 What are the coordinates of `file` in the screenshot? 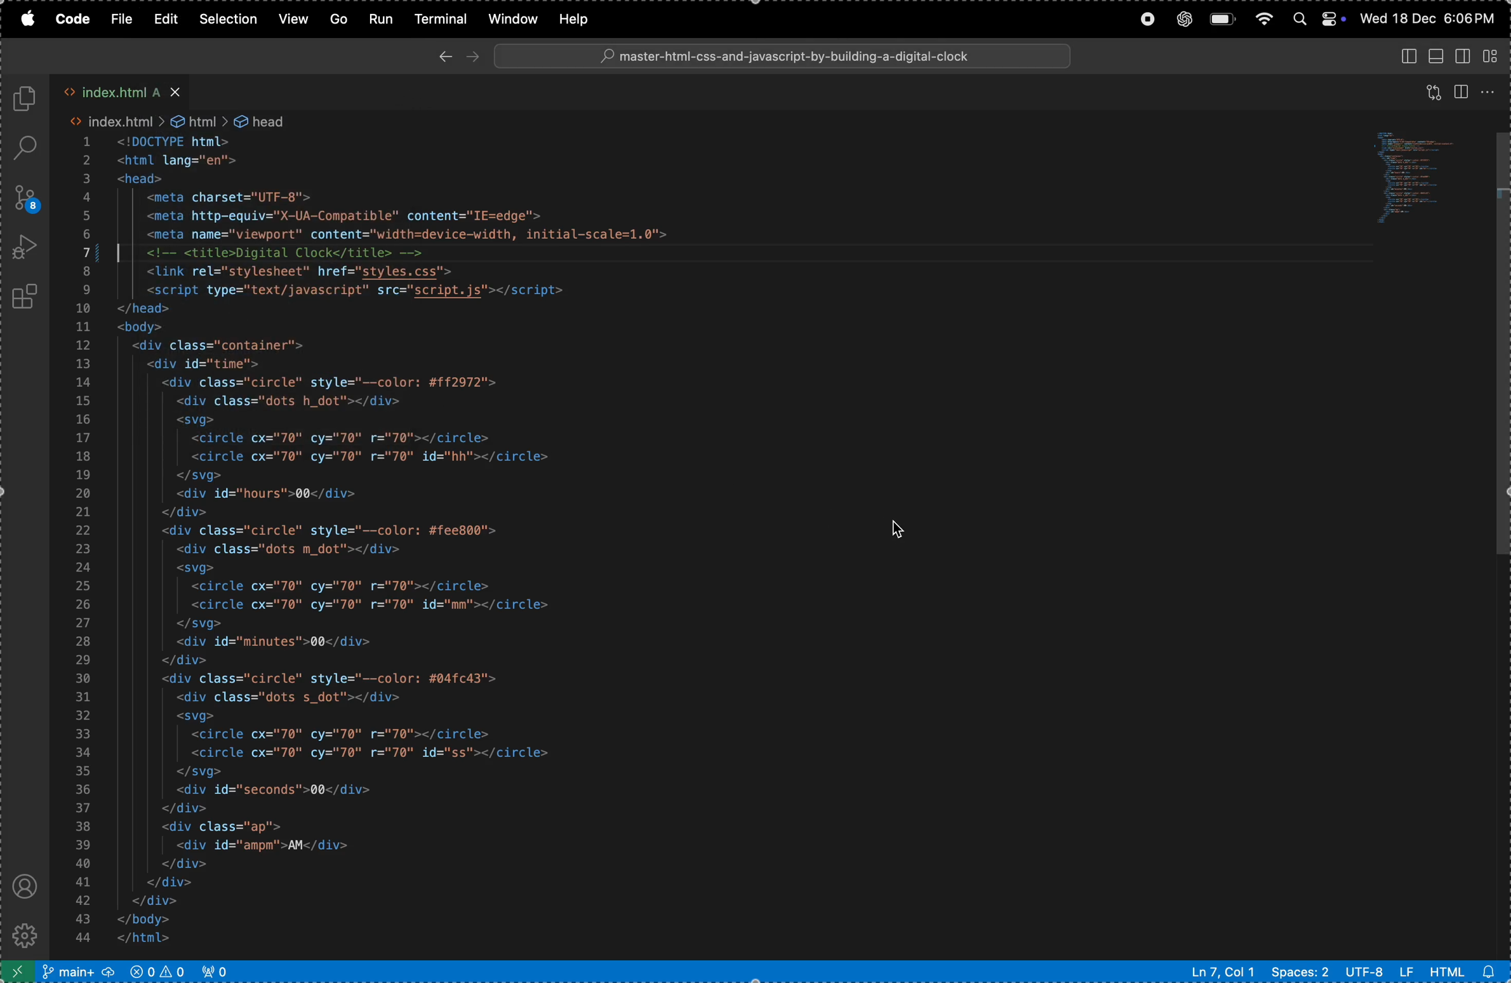 It's located at (122, 20).